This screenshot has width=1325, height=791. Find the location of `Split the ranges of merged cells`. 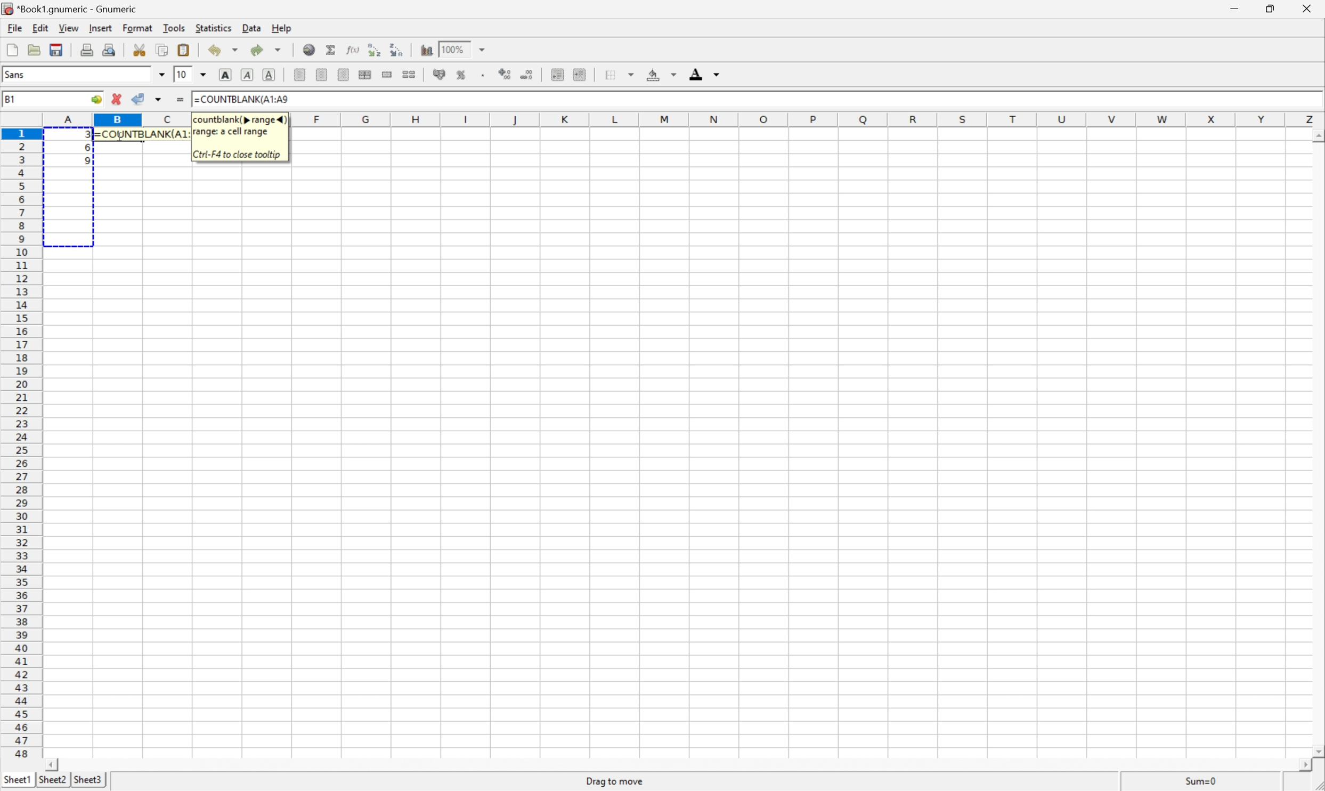

Split the ranges of merged cells is located at coordinates (409, 75).